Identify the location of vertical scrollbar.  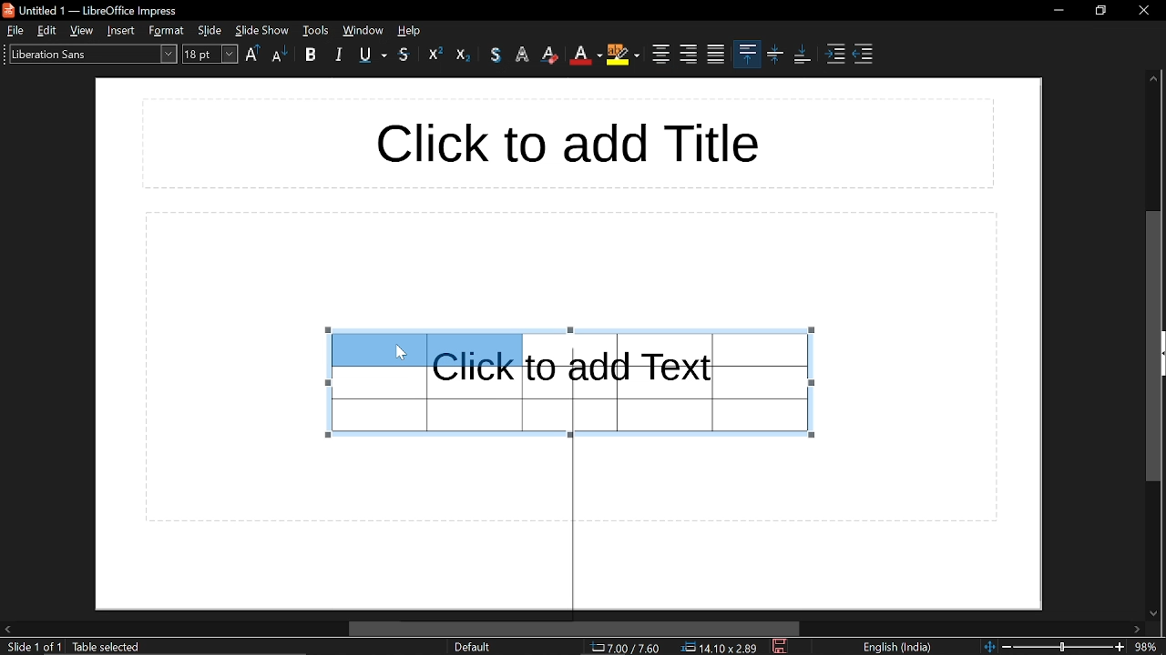
(1151, 346).